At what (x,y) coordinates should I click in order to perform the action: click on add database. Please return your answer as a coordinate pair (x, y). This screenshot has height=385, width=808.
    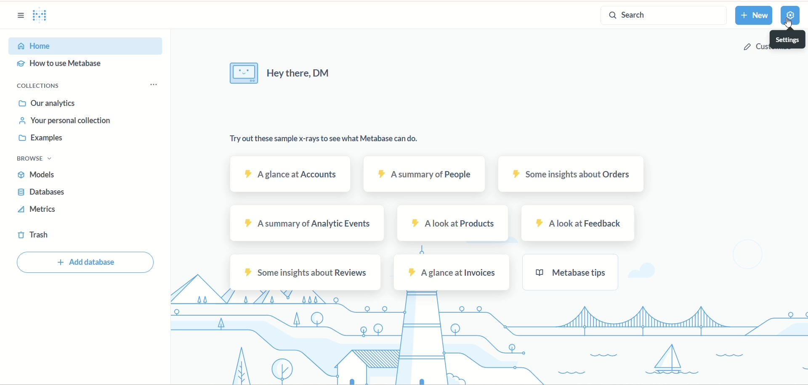
    Looking at the image, I should click on (86, 263).